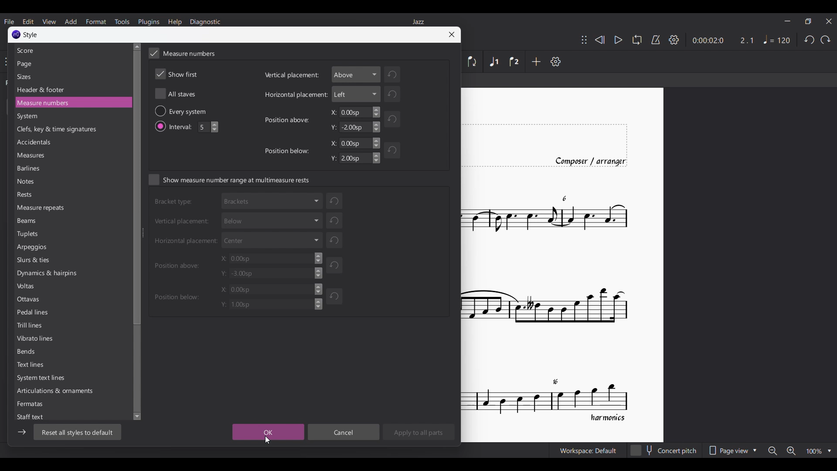 The image size is (837, 471). I want to click on Undo changes made to each, so click(334, 199).